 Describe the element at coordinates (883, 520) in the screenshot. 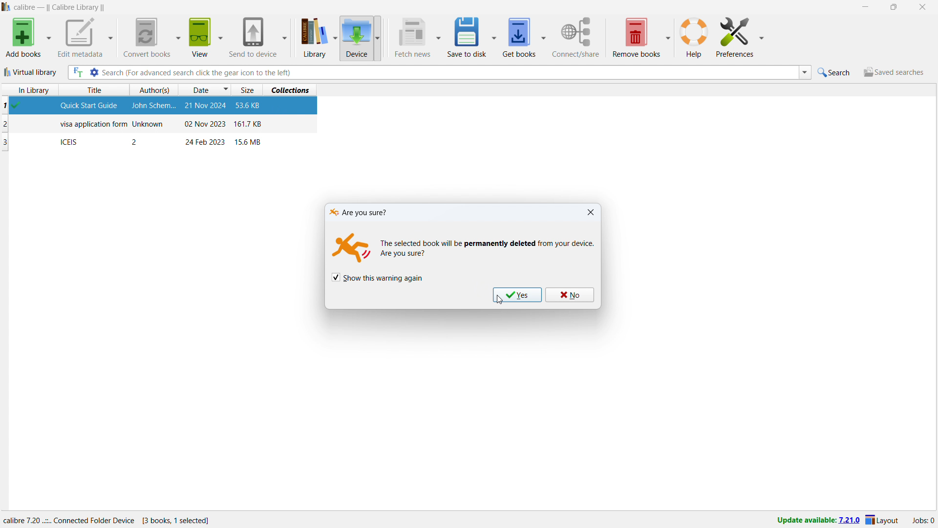

I see `layout` at that location.